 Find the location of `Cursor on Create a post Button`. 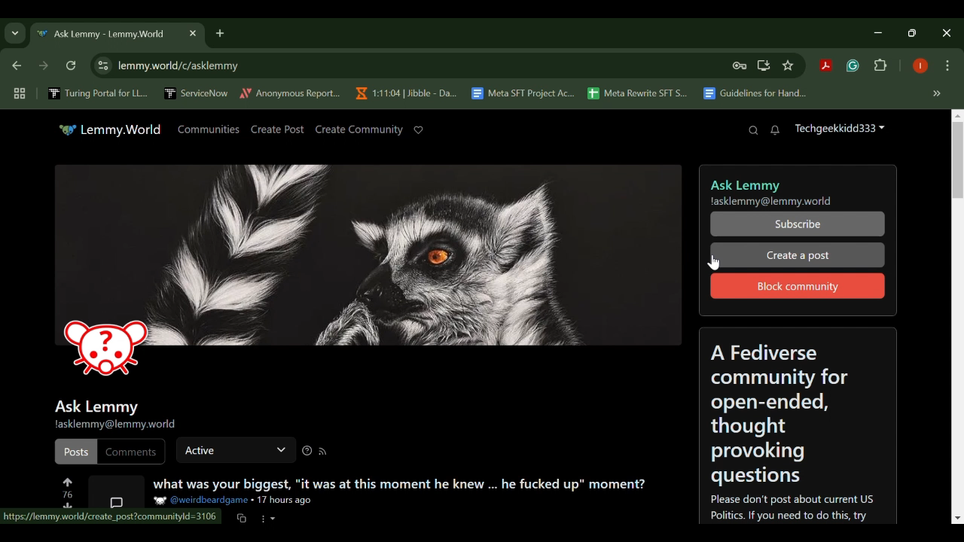

Cursor on Create a post Button is located at coordinates (797, 255).